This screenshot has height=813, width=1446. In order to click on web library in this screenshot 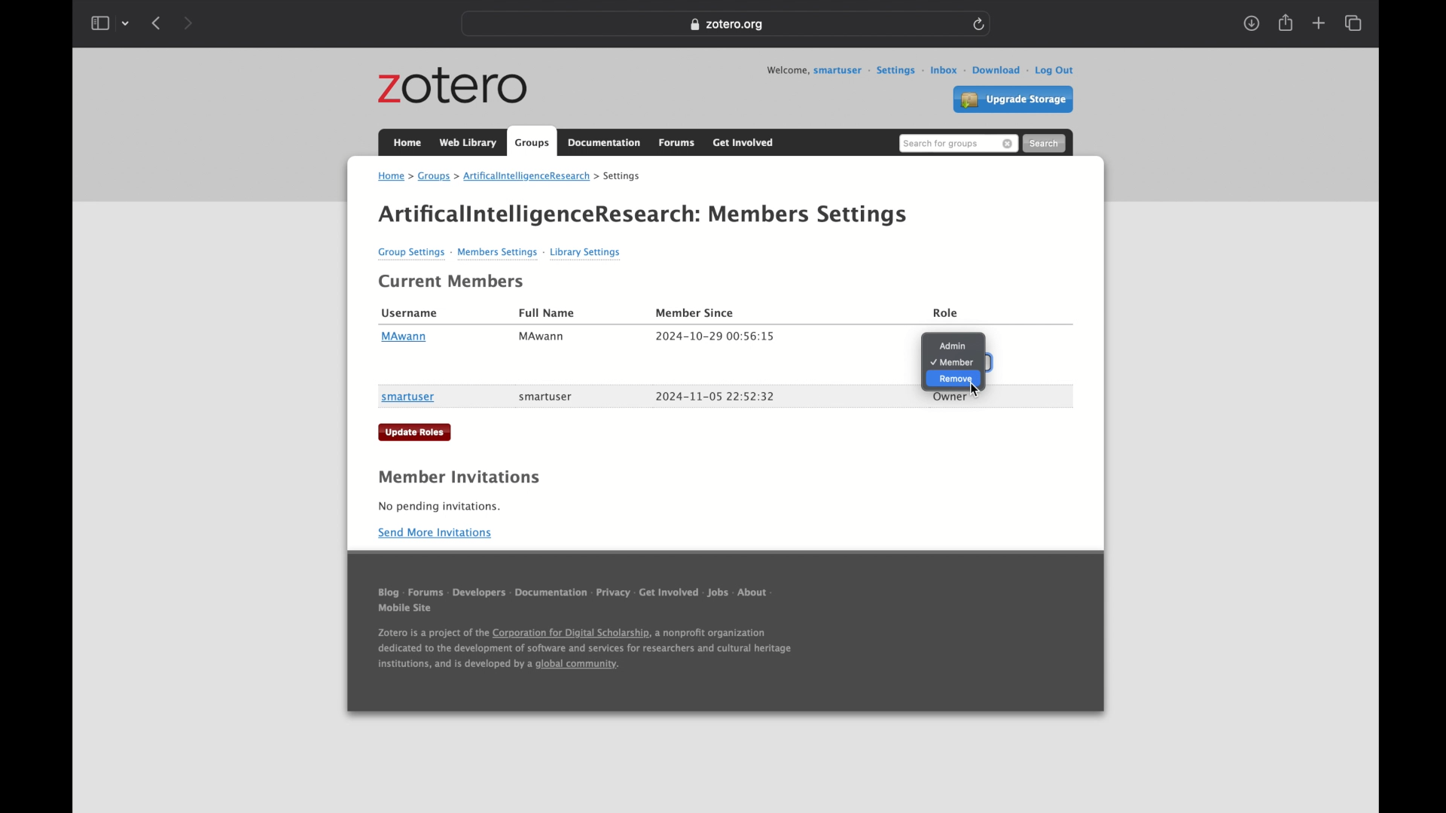, I will do `click(469, 143)`.